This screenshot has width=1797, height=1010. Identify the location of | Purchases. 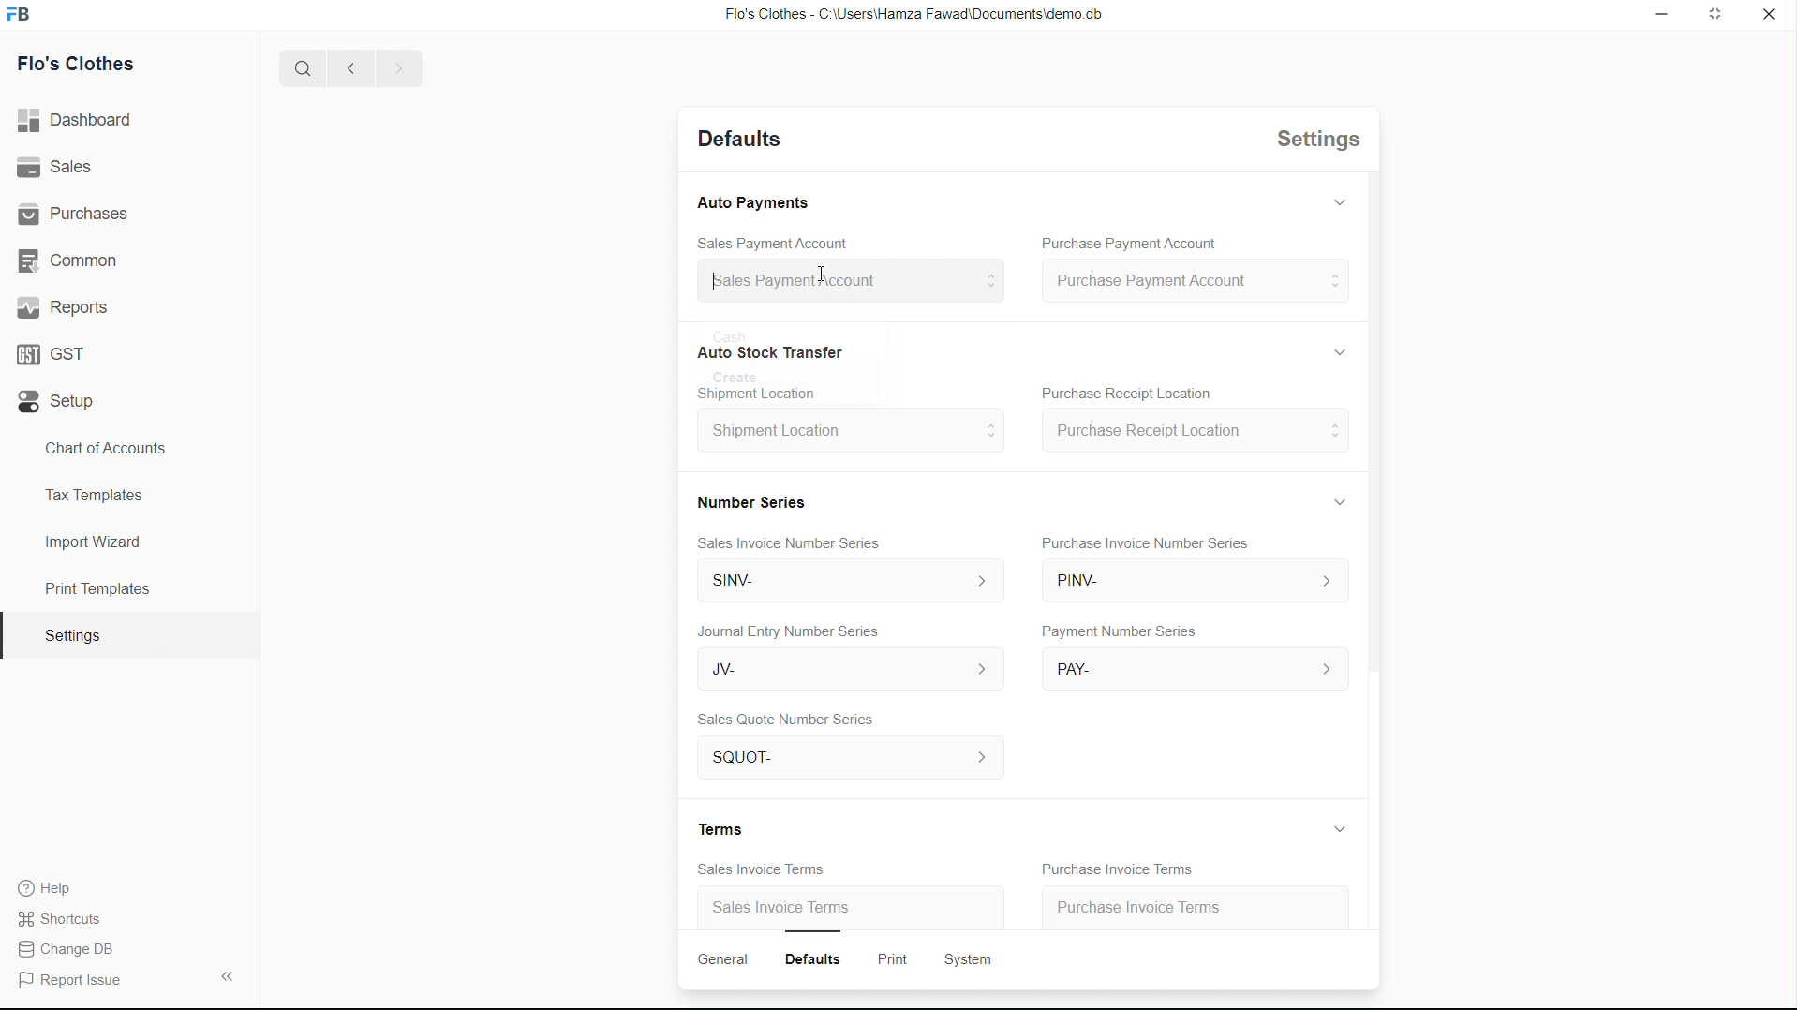
(82, 211).